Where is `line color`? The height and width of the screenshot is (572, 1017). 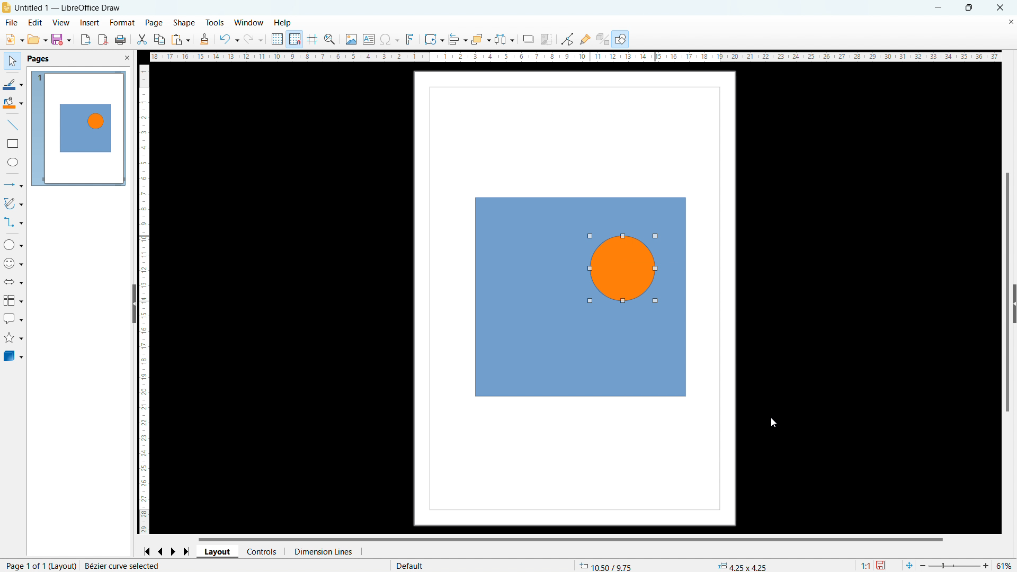
line color is located at coordinates (13, 84).